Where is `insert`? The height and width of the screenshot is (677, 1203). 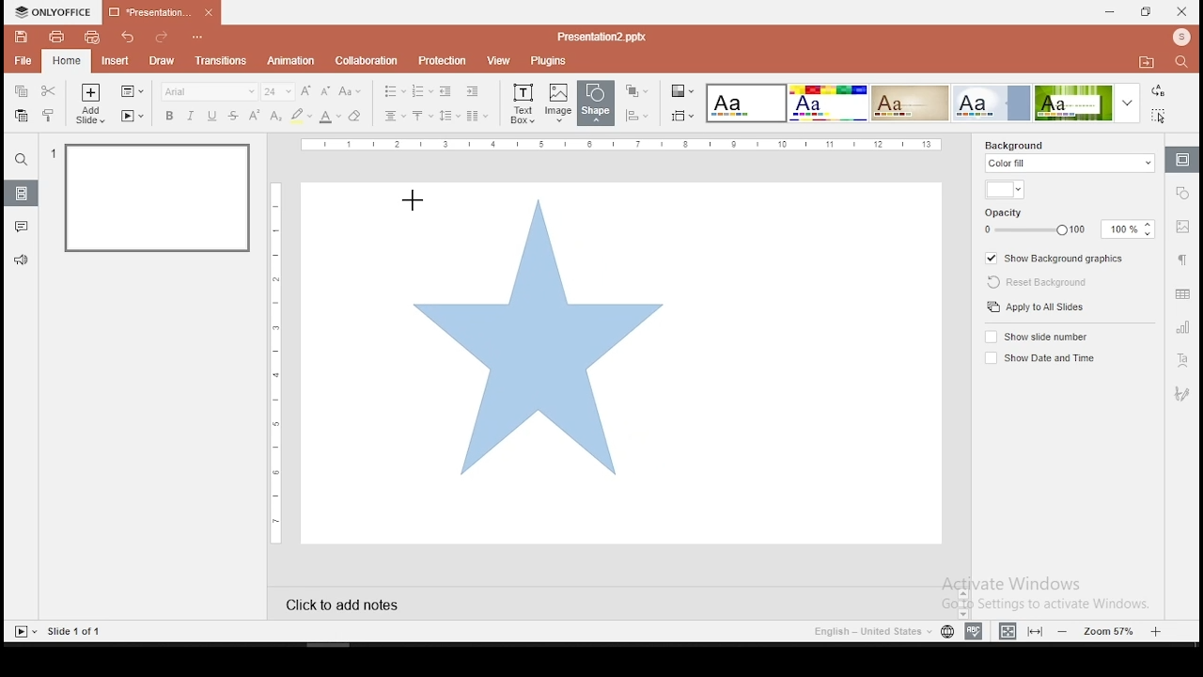 insert is located at coordinates (114, 59).